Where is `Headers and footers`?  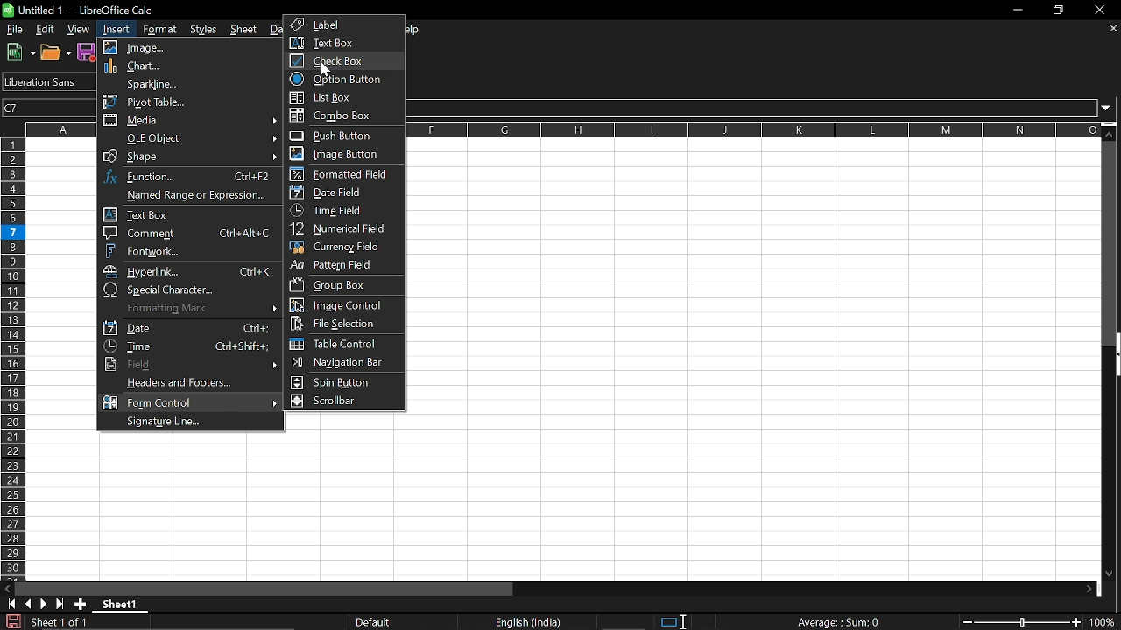
Headers and footers is located at coordinates (194, 383).